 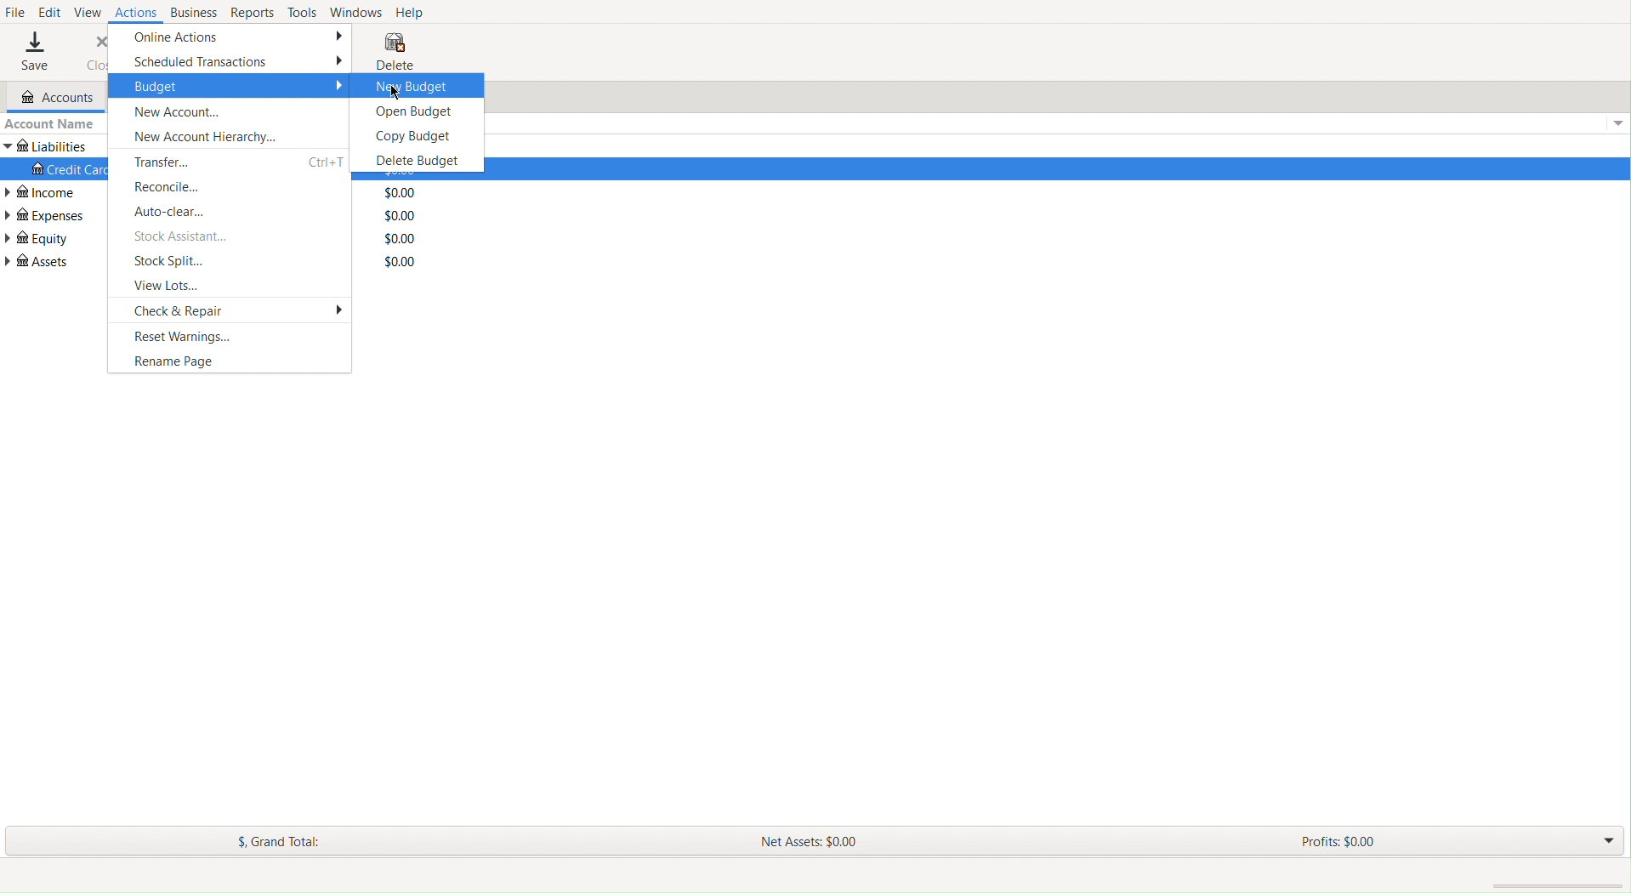 I want to click on Equity, so click(x=39, y=240).